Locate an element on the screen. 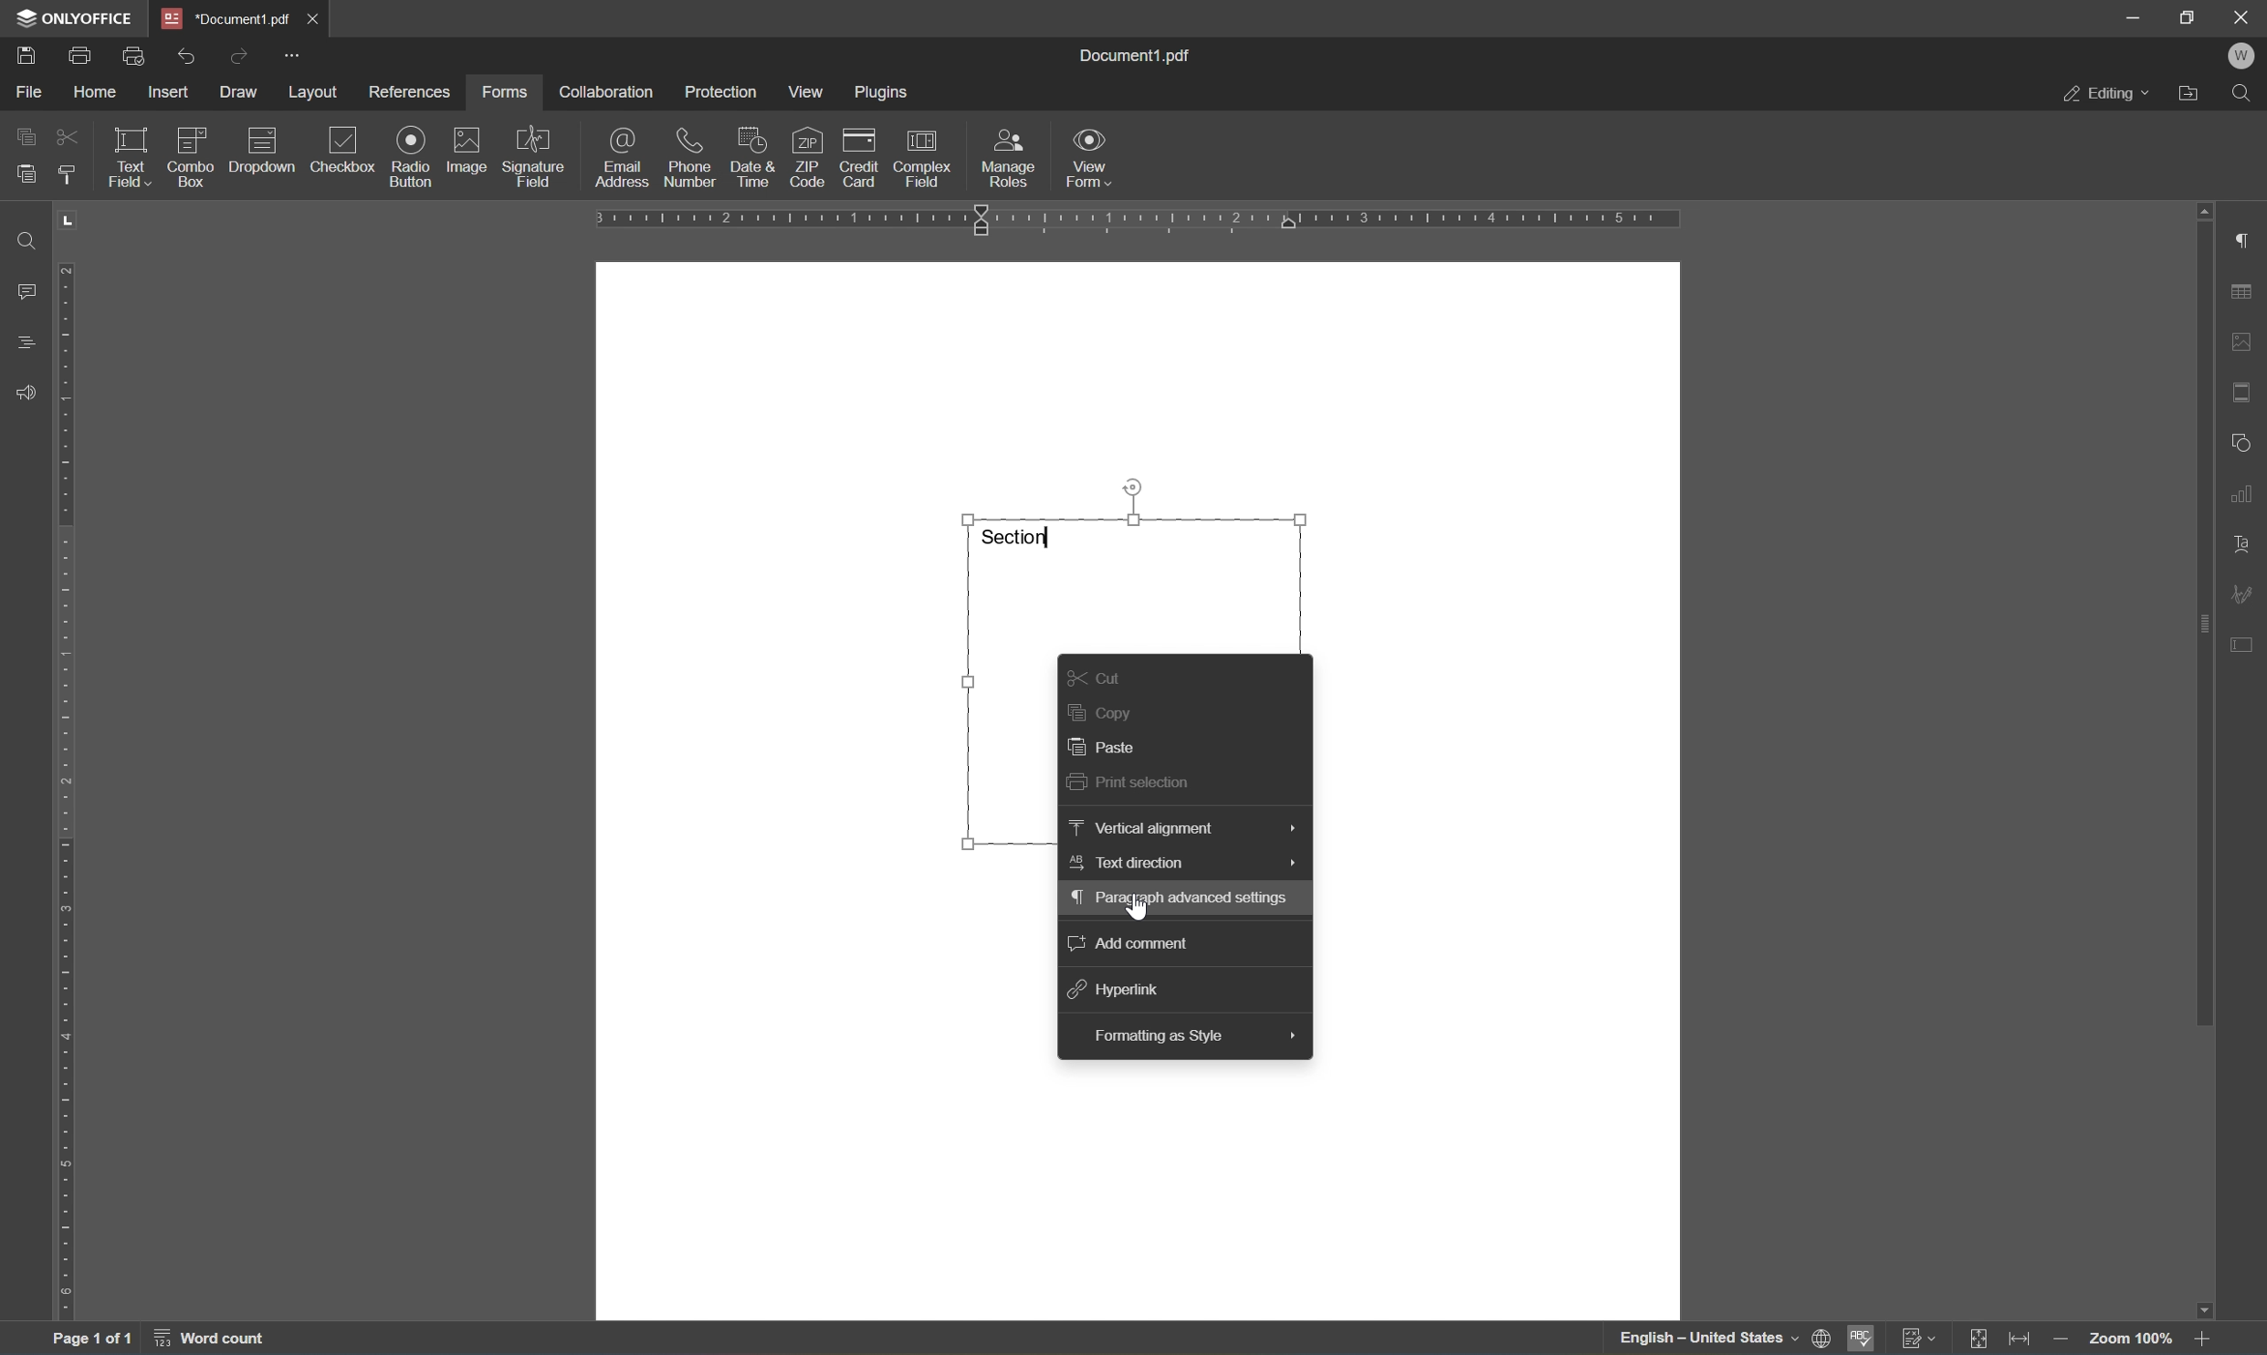 The height and width of the screenshot is (1355, 2267). signature settings is located at coordinates (2247, 594).